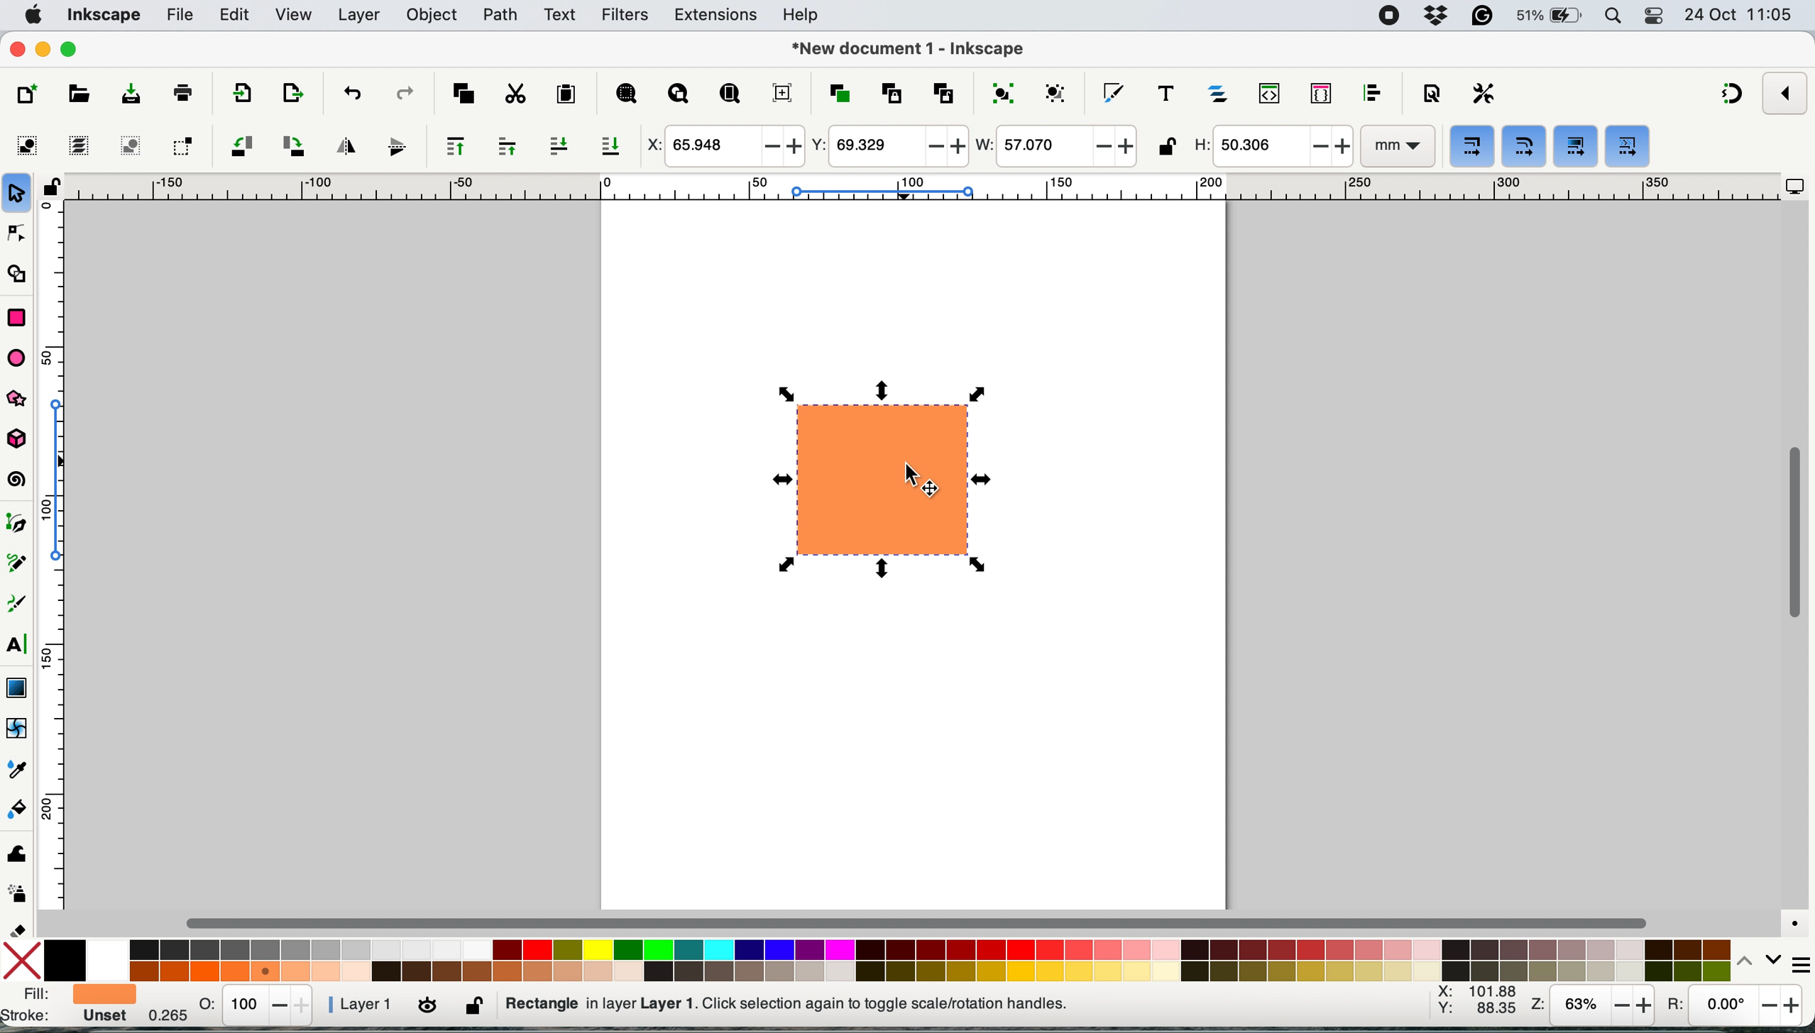 The width and height of the screenshot is (1815, 1033). What do you see at coordinates (500, 15) in the screenshot?
I see `path` at bounding box center [500, 15].